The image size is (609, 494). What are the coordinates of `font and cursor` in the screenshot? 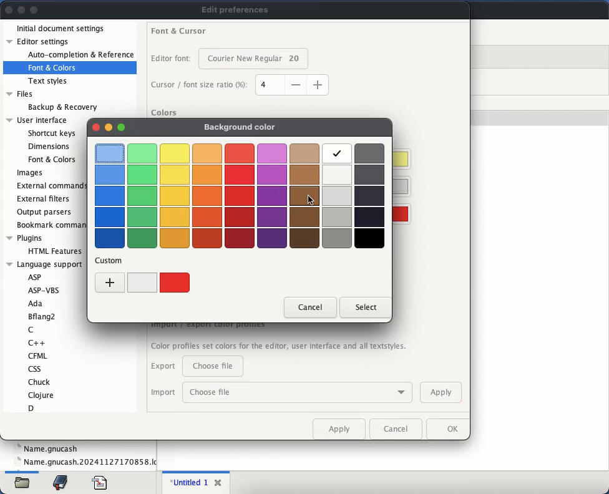 It's located at (180, 29).